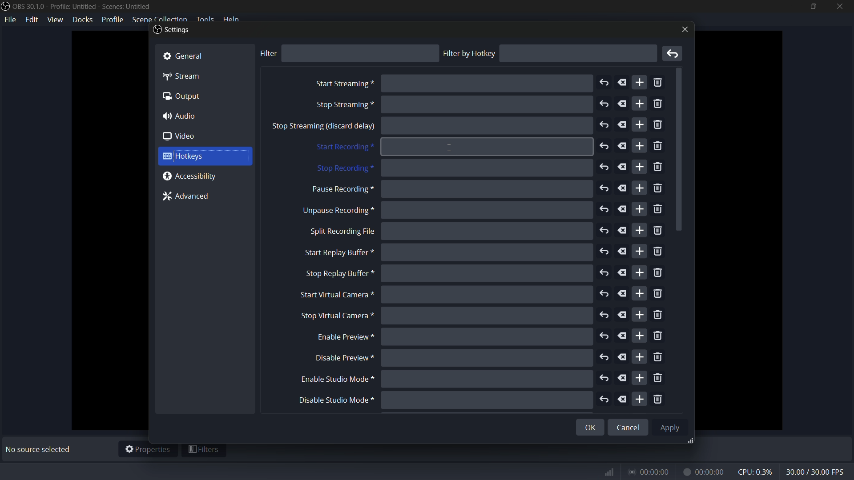 This screenshot has height=480, width=854. What do you see at coordinates (657, 189) in the screenshot?
I see `remove` at bounding box center [657, 189].